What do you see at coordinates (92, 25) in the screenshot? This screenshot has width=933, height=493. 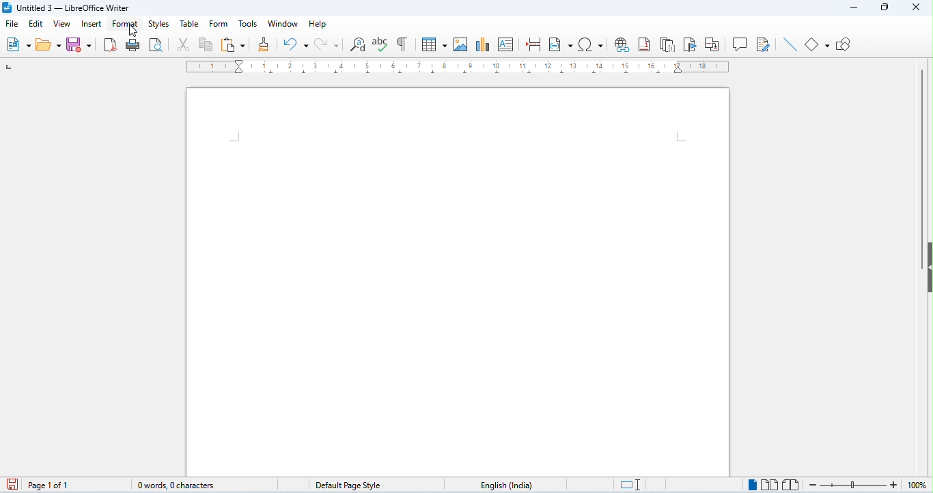 I see `insert` at bounding box center [92, 25].